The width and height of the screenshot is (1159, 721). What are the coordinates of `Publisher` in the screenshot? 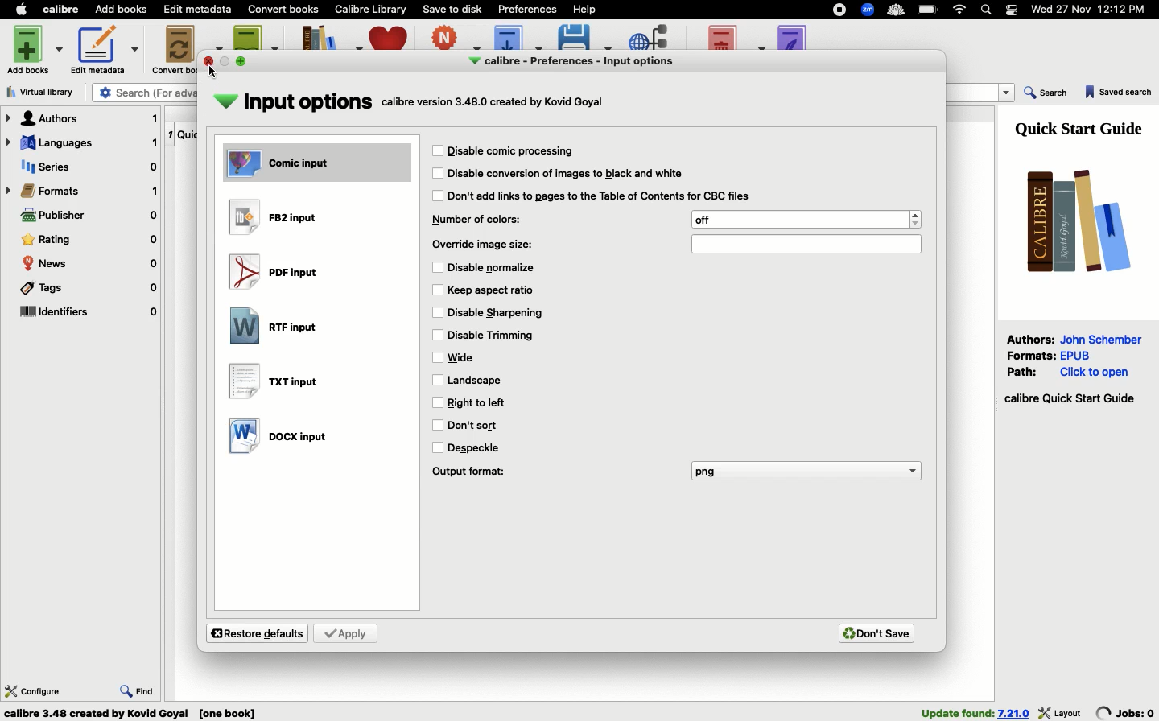 It's located at (89, 217).